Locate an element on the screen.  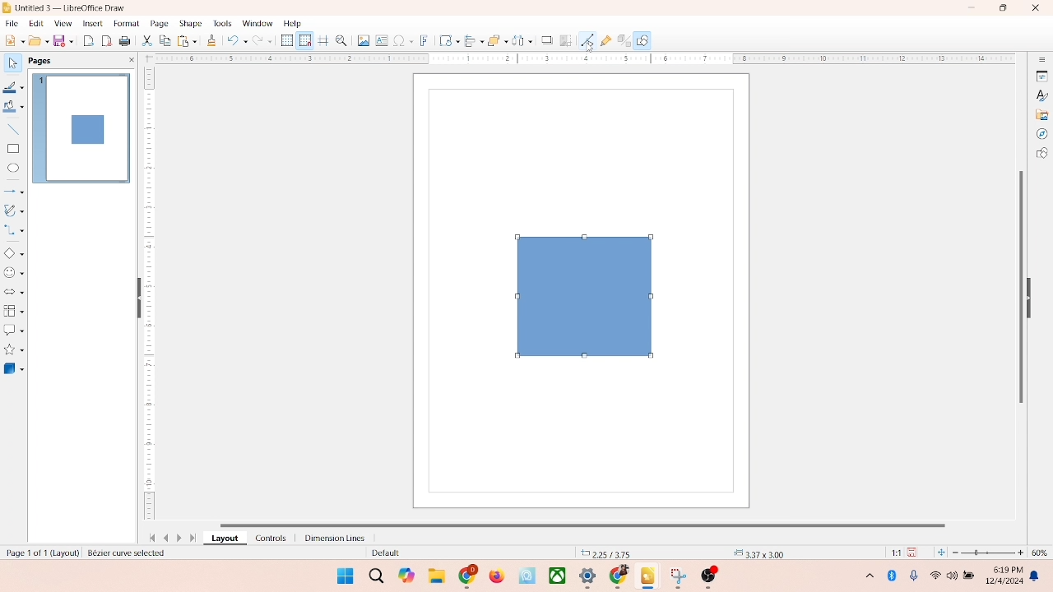
edit is located at coordinates (35, 24).